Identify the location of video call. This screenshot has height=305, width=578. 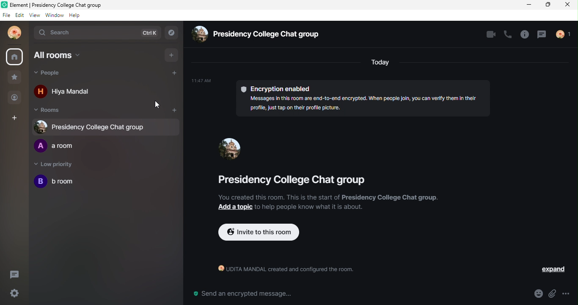
(489, 35).